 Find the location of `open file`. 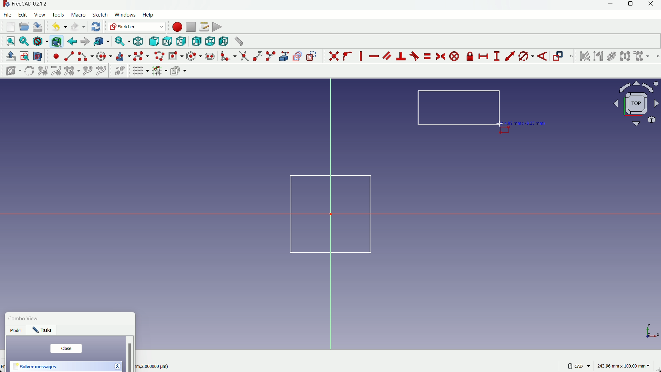

open file is located at coordinates (23, 27).